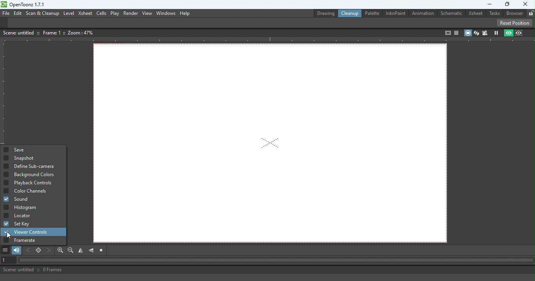 The width and height of the screenshot is (535, 281). I want to click on Zoom out, so click(72, 251).